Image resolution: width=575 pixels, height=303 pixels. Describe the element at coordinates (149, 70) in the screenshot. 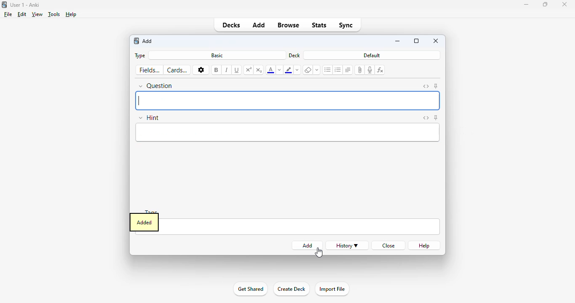

I see `fields` at that location.